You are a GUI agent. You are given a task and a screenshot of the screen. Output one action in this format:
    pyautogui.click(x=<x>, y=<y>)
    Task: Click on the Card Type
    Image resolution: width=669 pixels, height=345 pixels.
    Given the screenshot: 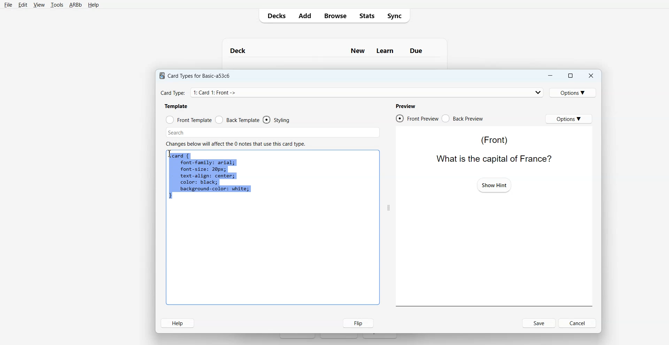 What is the action you would take?
    pyautogui.click(x=352, y=92)
    